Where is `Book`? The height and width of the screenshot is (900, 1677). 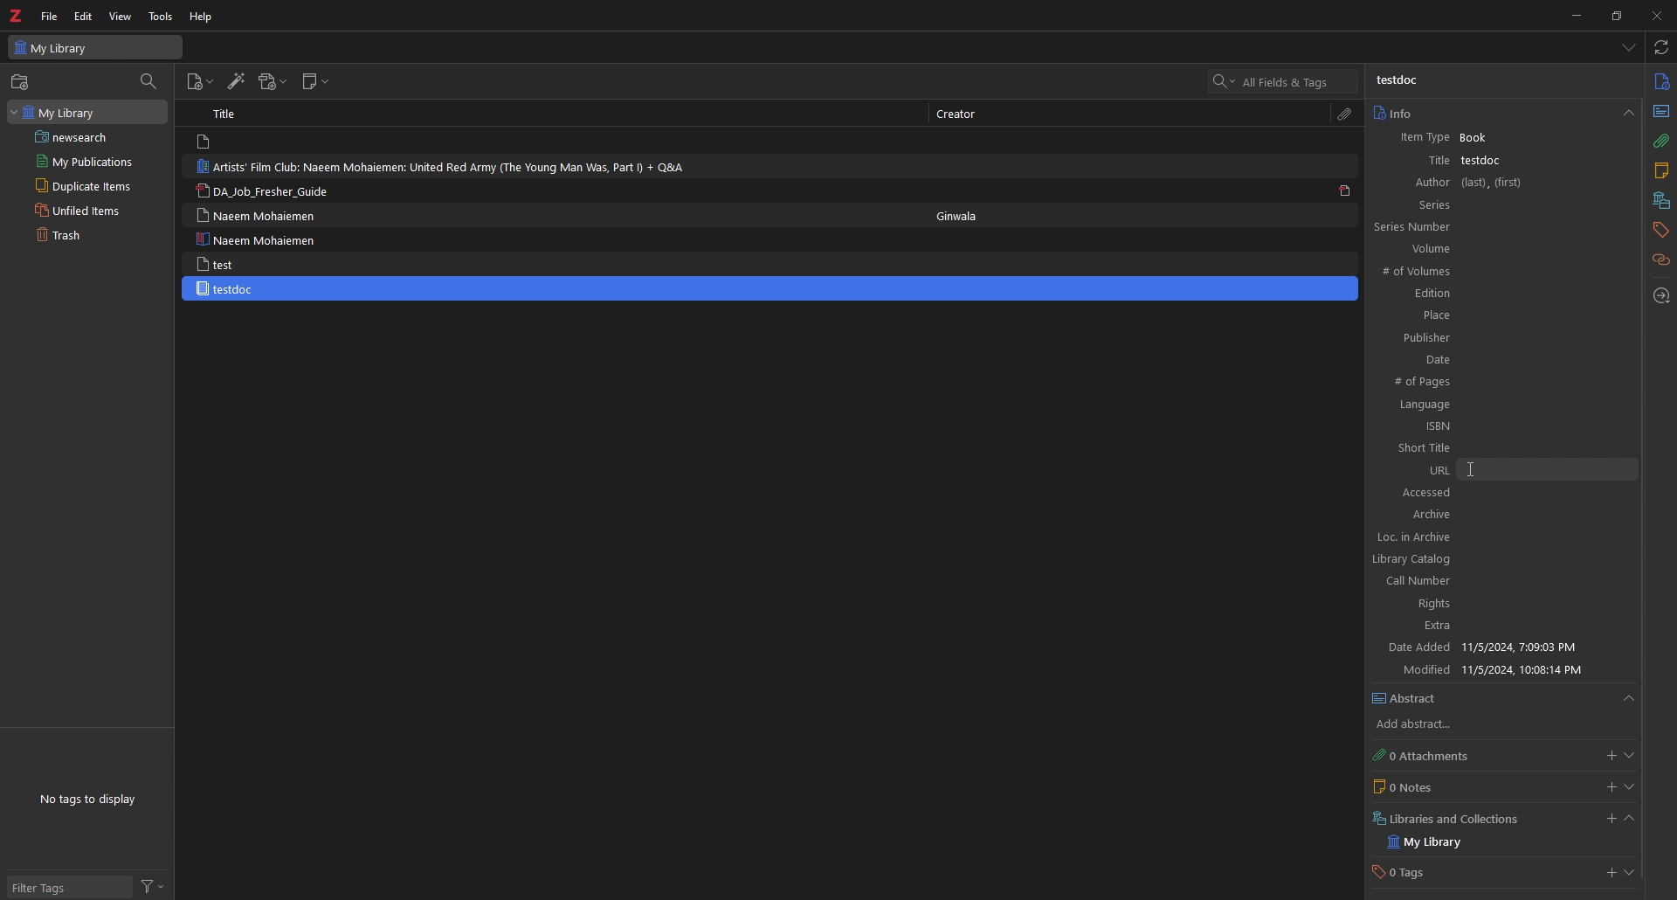 Book is located at coordinates (1478, 137).